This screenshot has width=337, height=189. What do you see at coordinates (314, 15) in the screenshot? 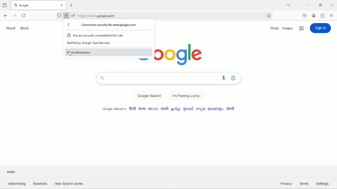
I see `Account` at bounding box center [314, 15].